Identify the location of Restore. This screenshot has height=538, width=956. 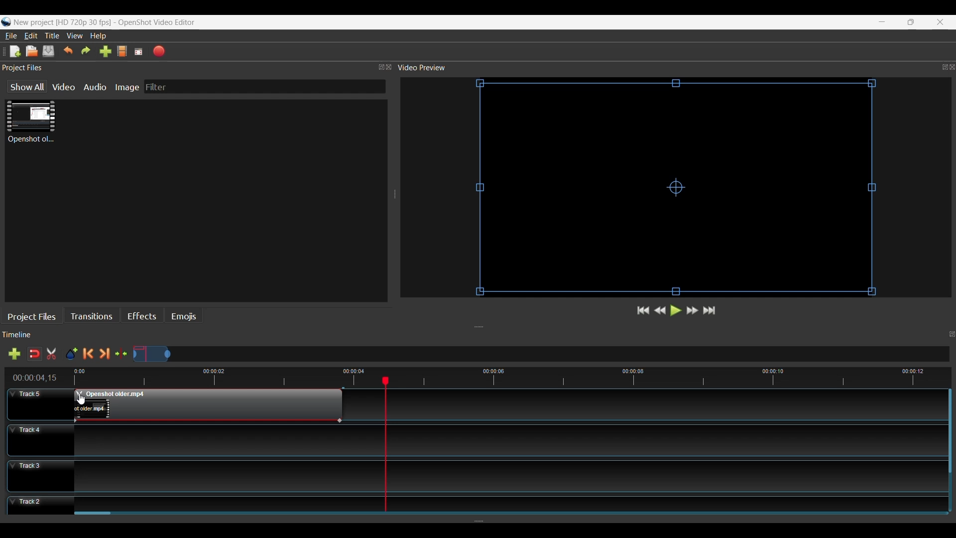
(909, 22).